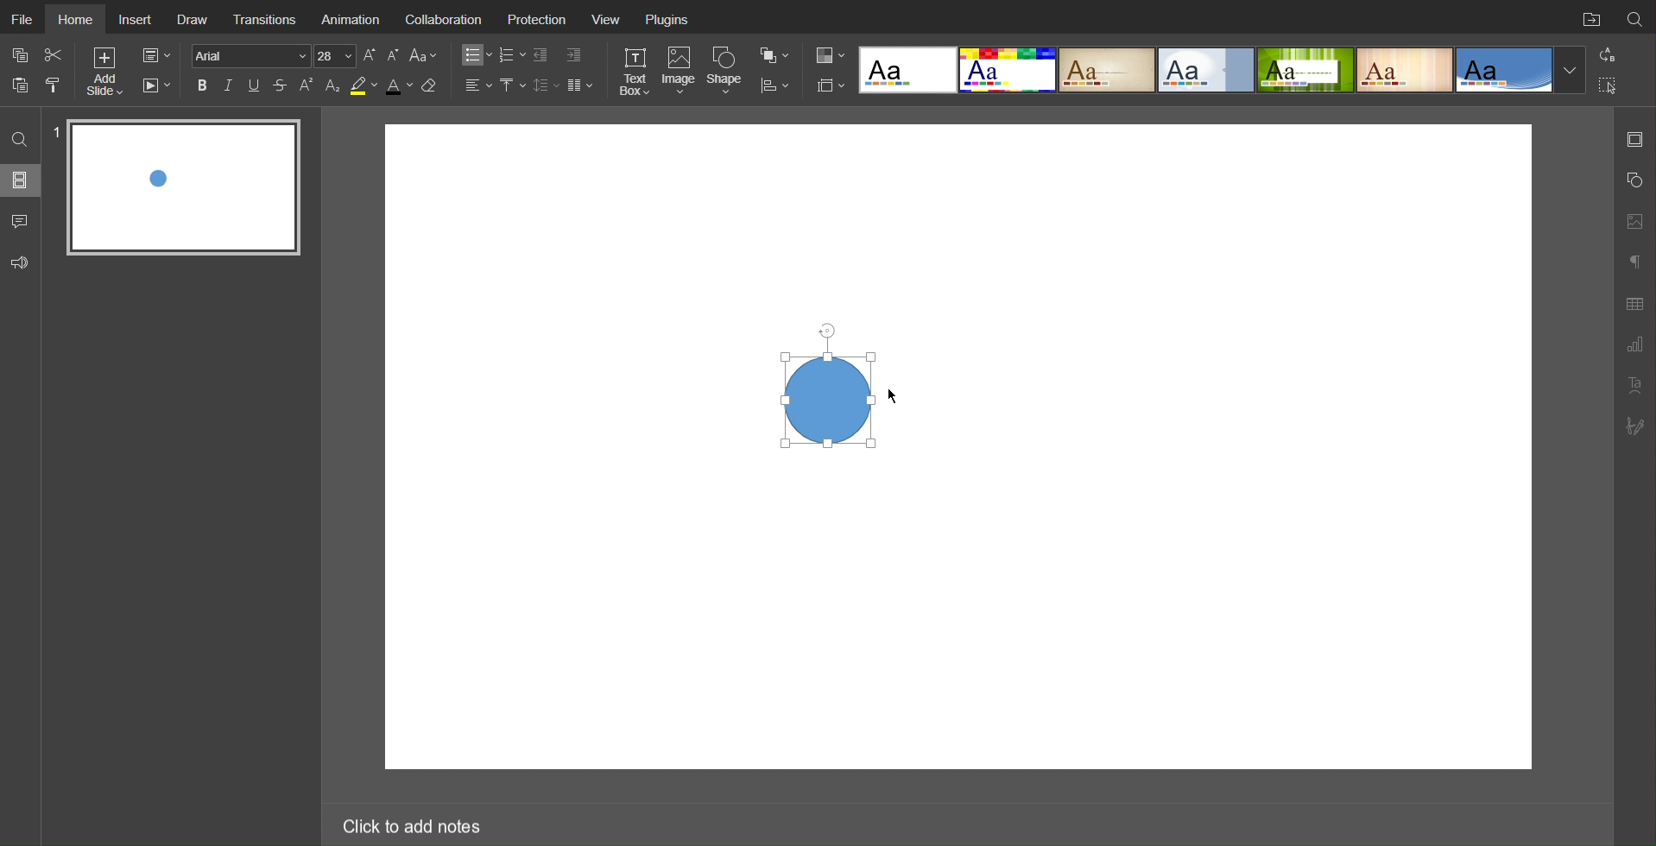 Image resolution: width=1656 pixels, height=846 pixels. Describe the element at coordinates (477, 85) in the screenshot. I see `Alignment` at that location.